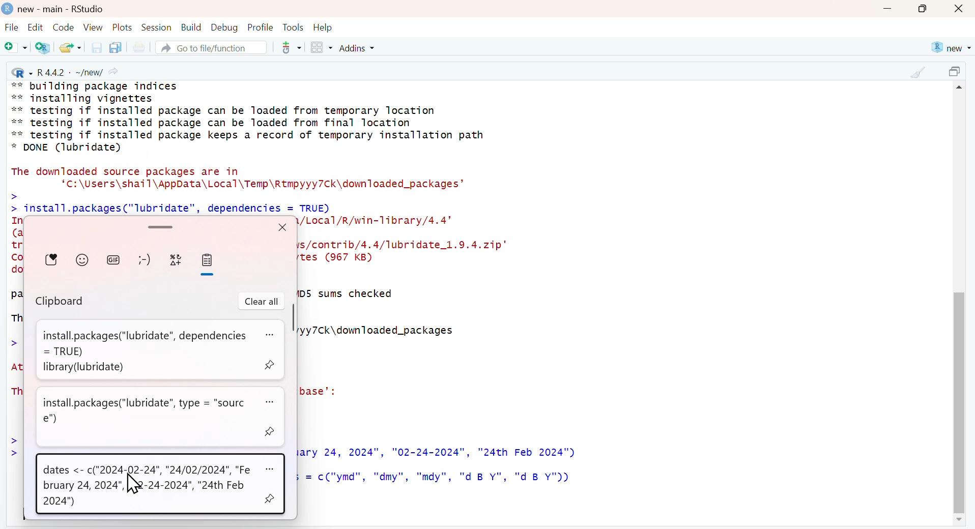  Describe the element at coordinates (271, 336) in the screenshot. I see `more options` at that location.